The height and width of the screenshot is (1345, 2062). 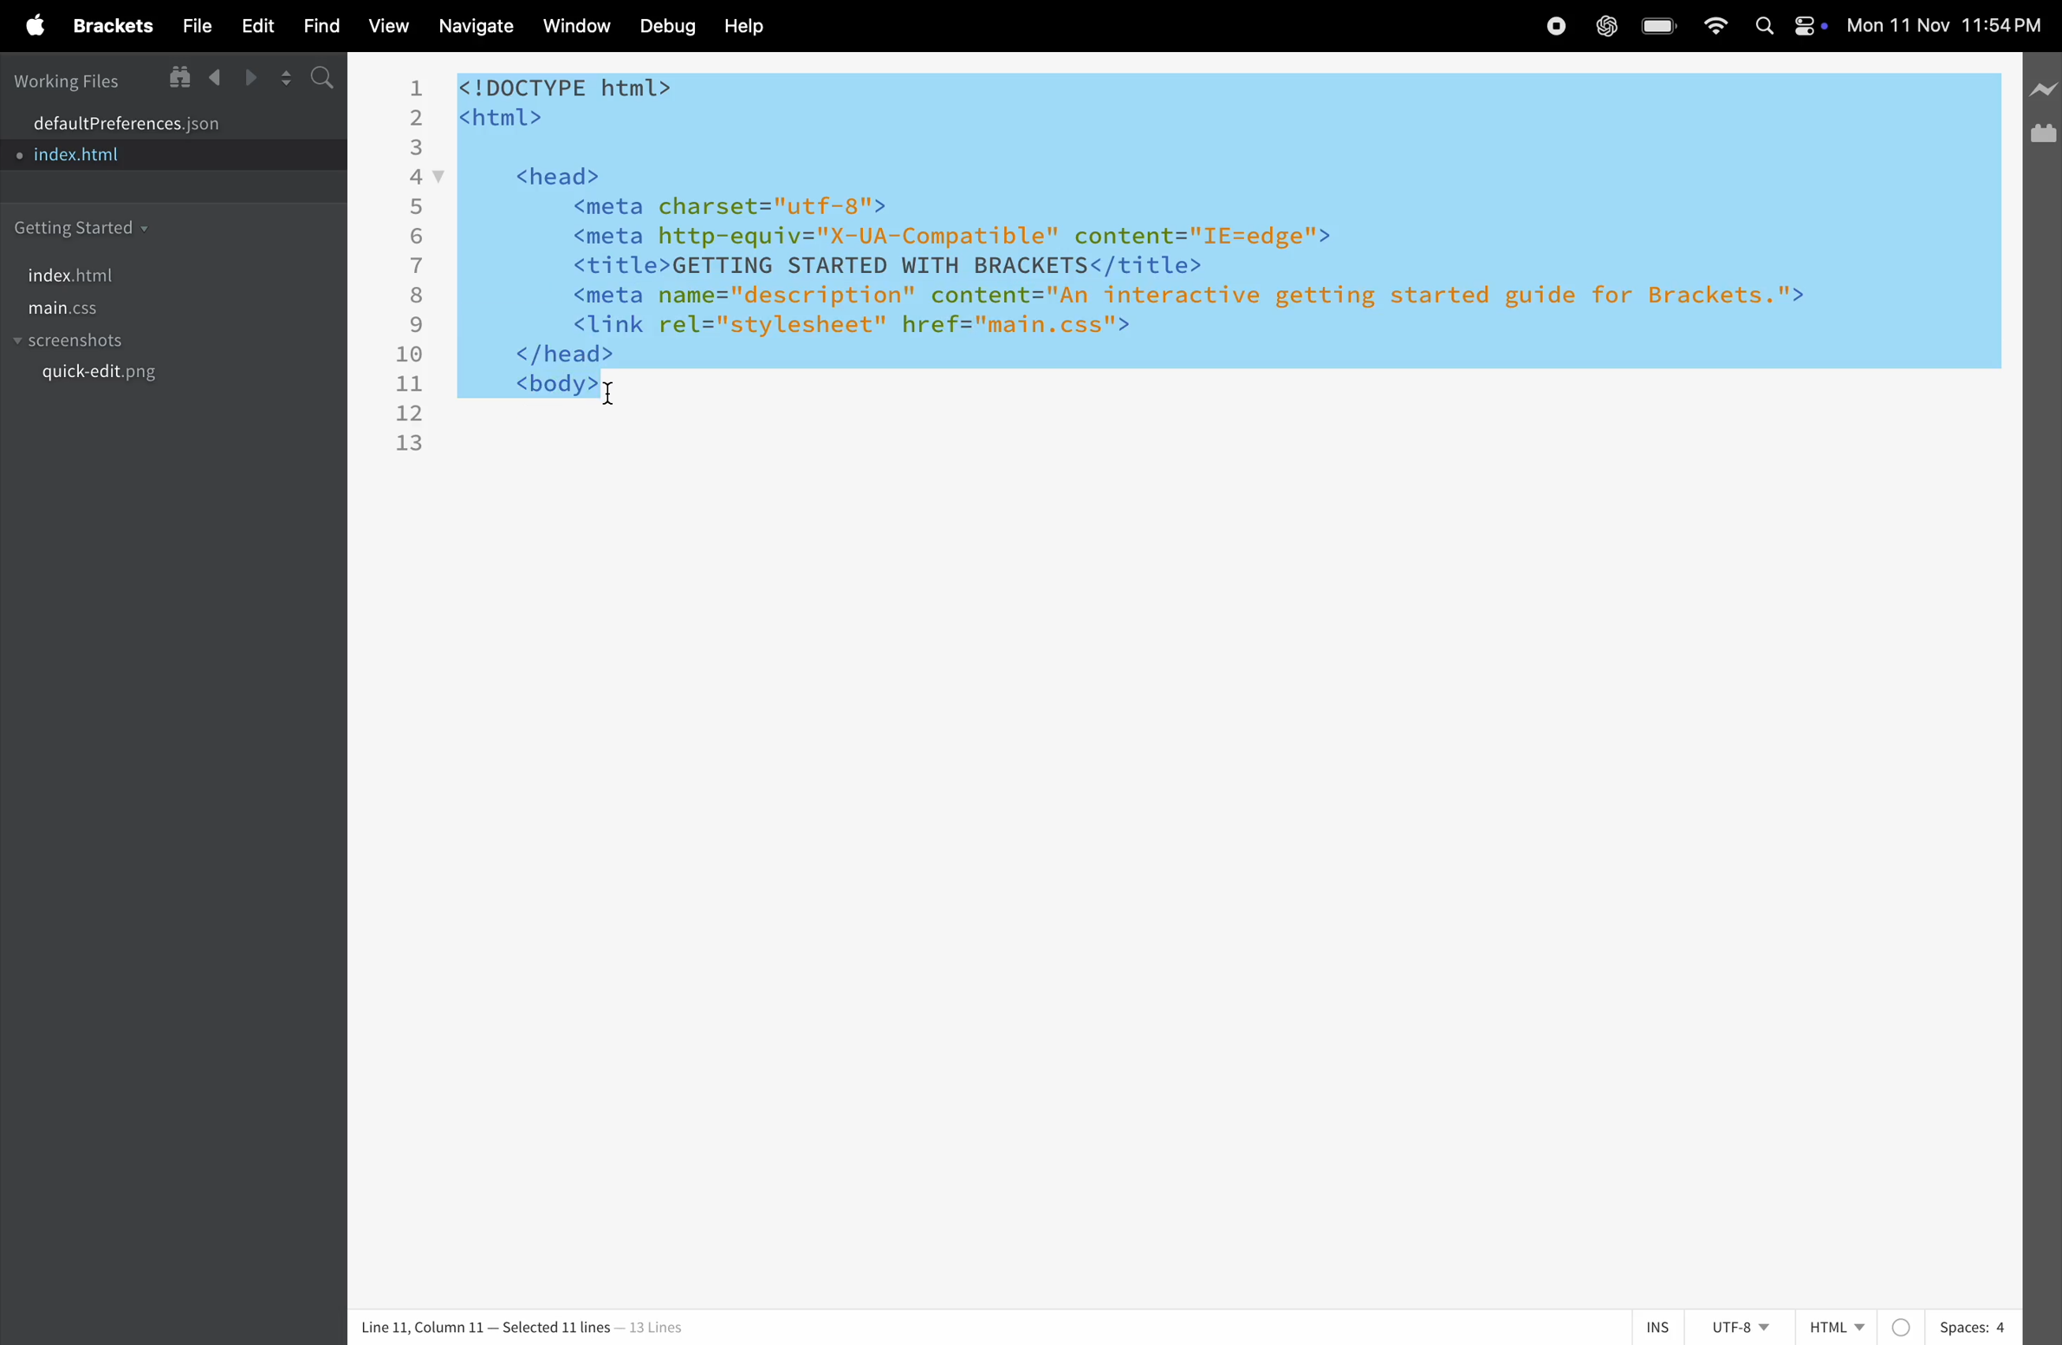 I want to click on cursor, so click(x=612, y=398).